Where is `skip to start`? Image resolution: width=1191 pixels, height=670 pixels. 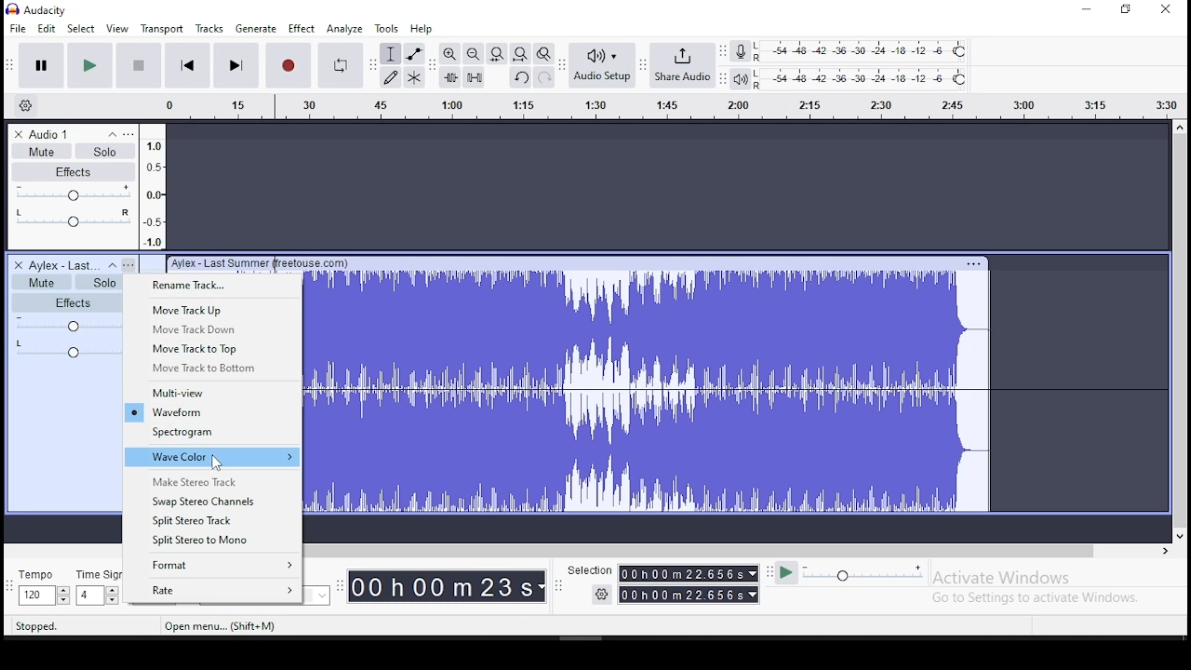 skip to start is located at coordinates (185, 65).